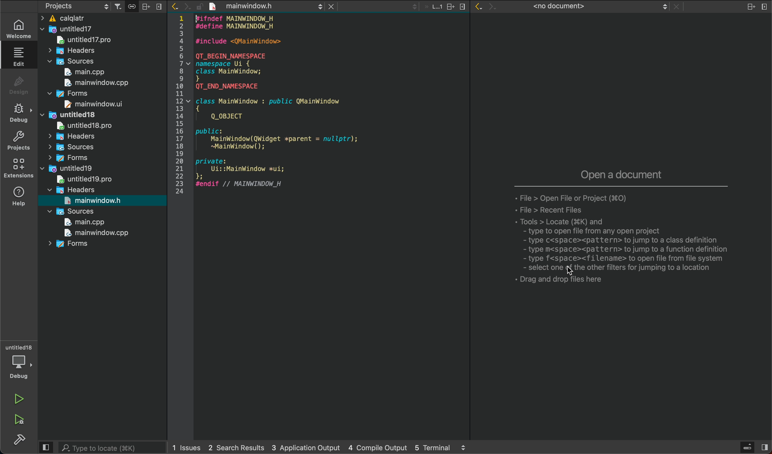  I want to click on main.cpp, so click(84, 73).